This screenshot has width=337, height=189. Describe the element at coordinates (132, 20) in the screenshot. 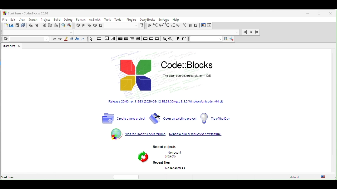

I see `plugins` at that location.